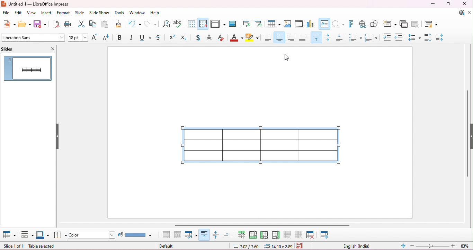 This screenshot has height=250, width=473. I want to click on table properties, so click(324, 234).